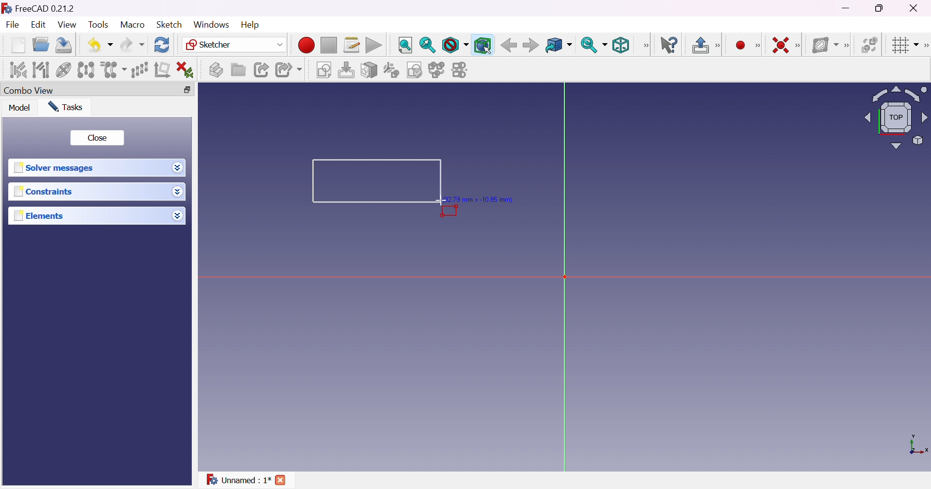 The width and height of the screenshot is (931, 489). What do you see at coordinates (113, 70) in the screenshot?
I see `Clone` at bounding box center [113, 70].